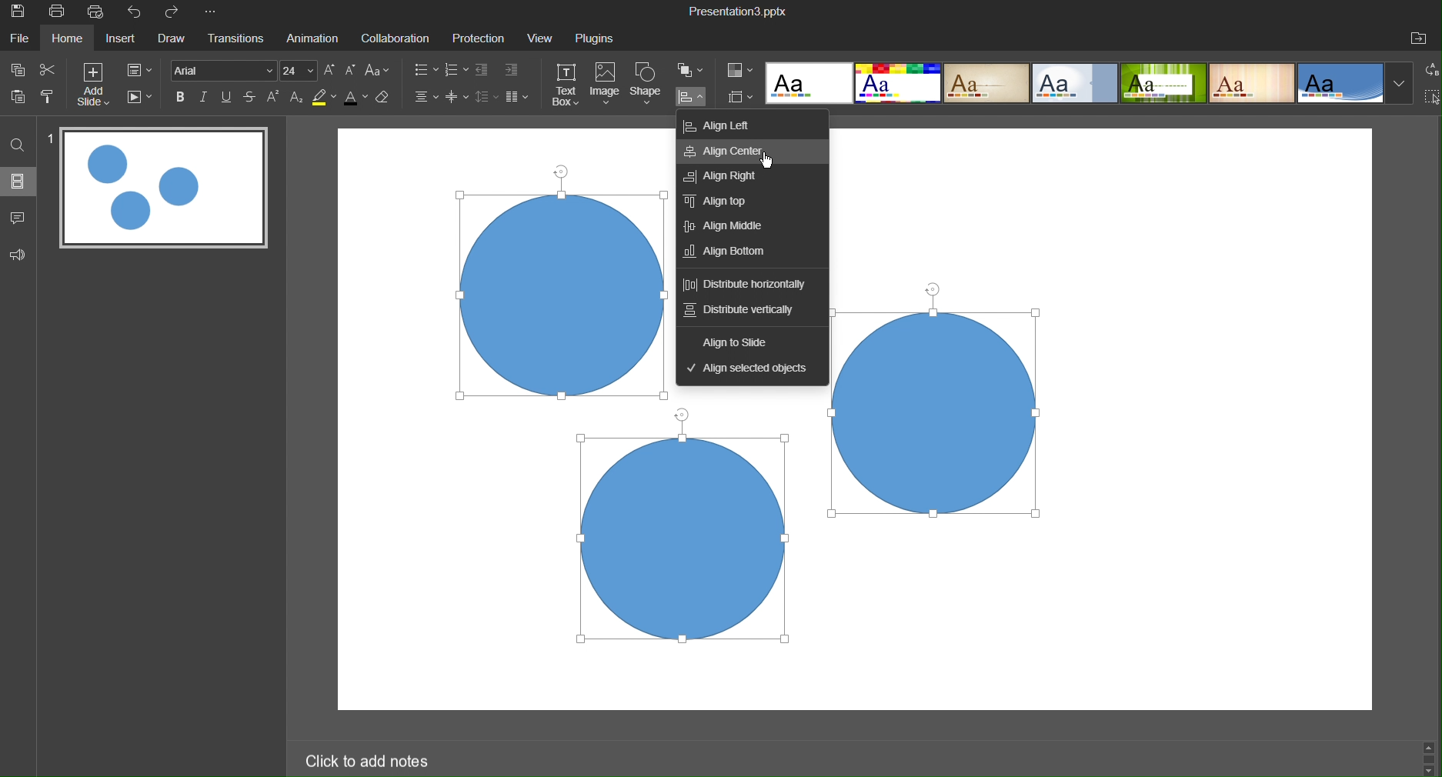 The image size is (1442, 777). I want to click on Click to add notes, so click(370, 760).